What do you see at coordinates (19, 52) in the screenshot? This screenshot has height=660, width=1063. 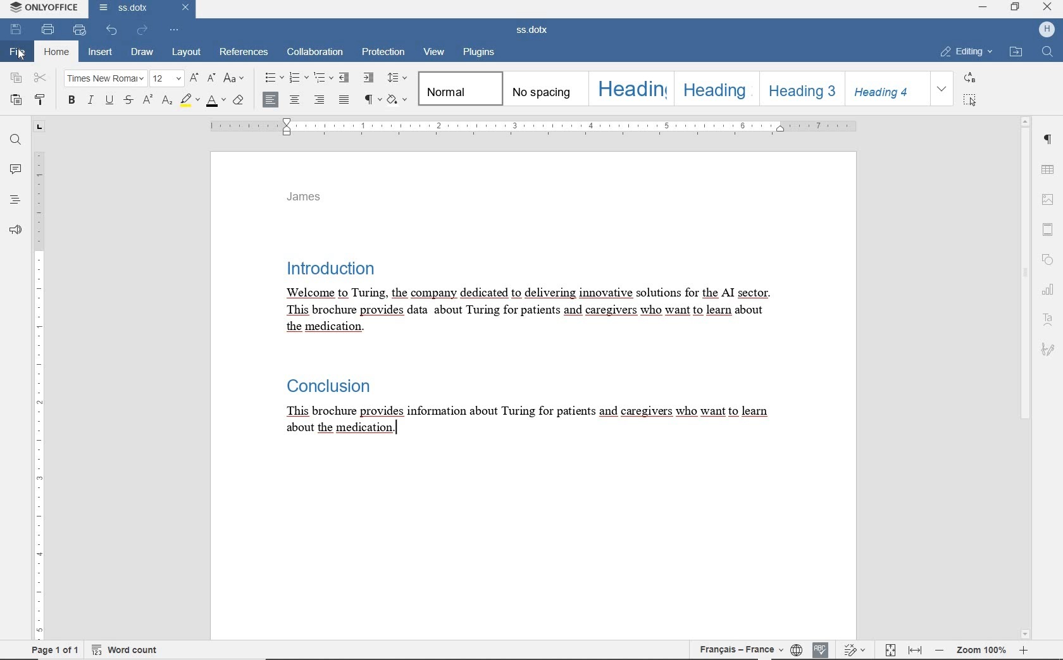 I see `FILE` at bounding box center [19, 52].